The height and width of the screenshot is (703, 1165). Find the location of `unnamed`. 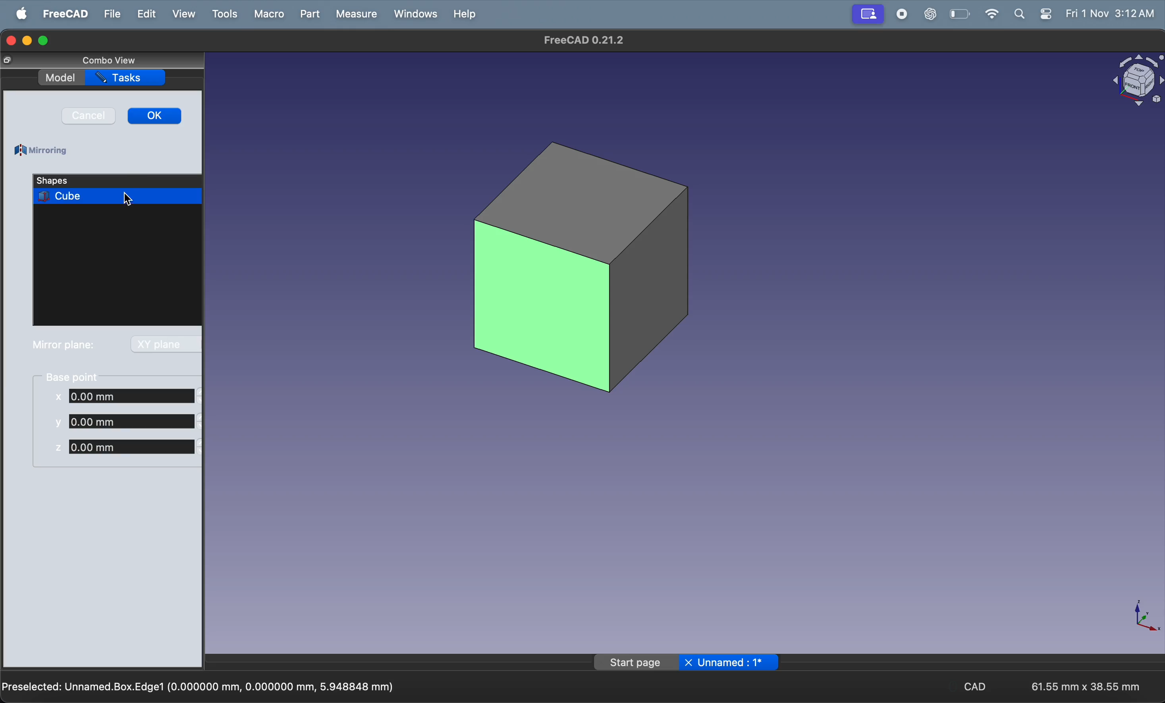

unnamed is located at coordinates (733, 663).